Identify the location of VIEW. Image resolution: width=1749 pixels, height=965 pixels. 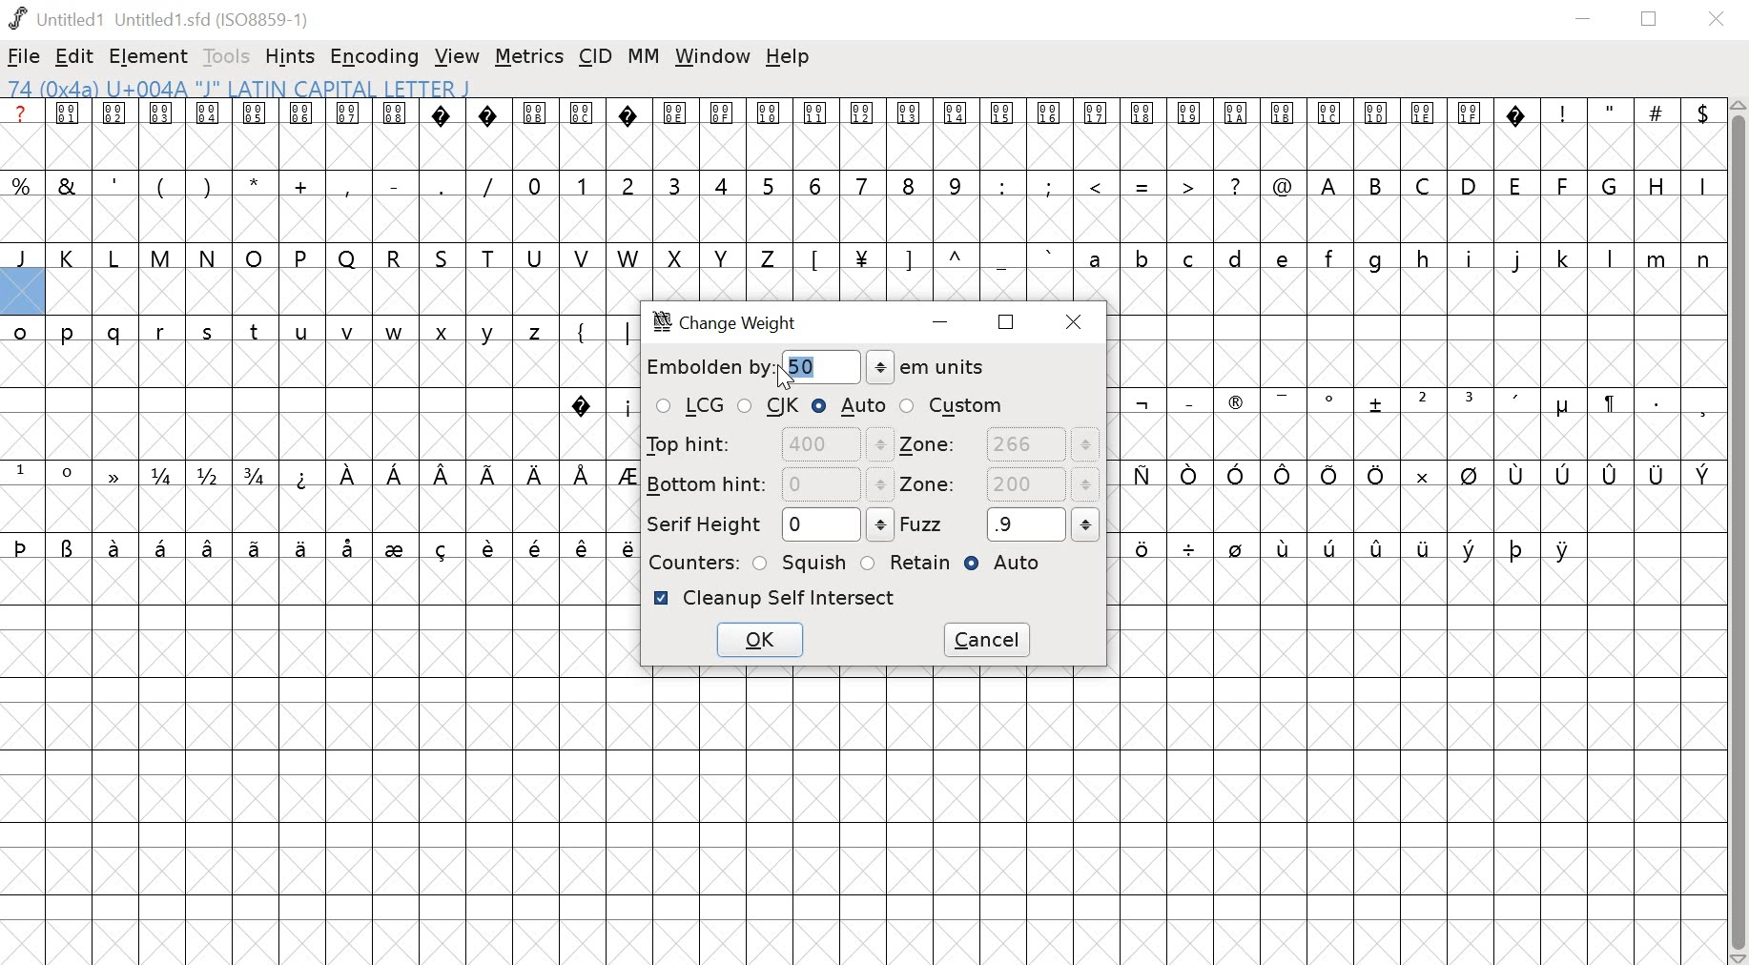
(457, 58).